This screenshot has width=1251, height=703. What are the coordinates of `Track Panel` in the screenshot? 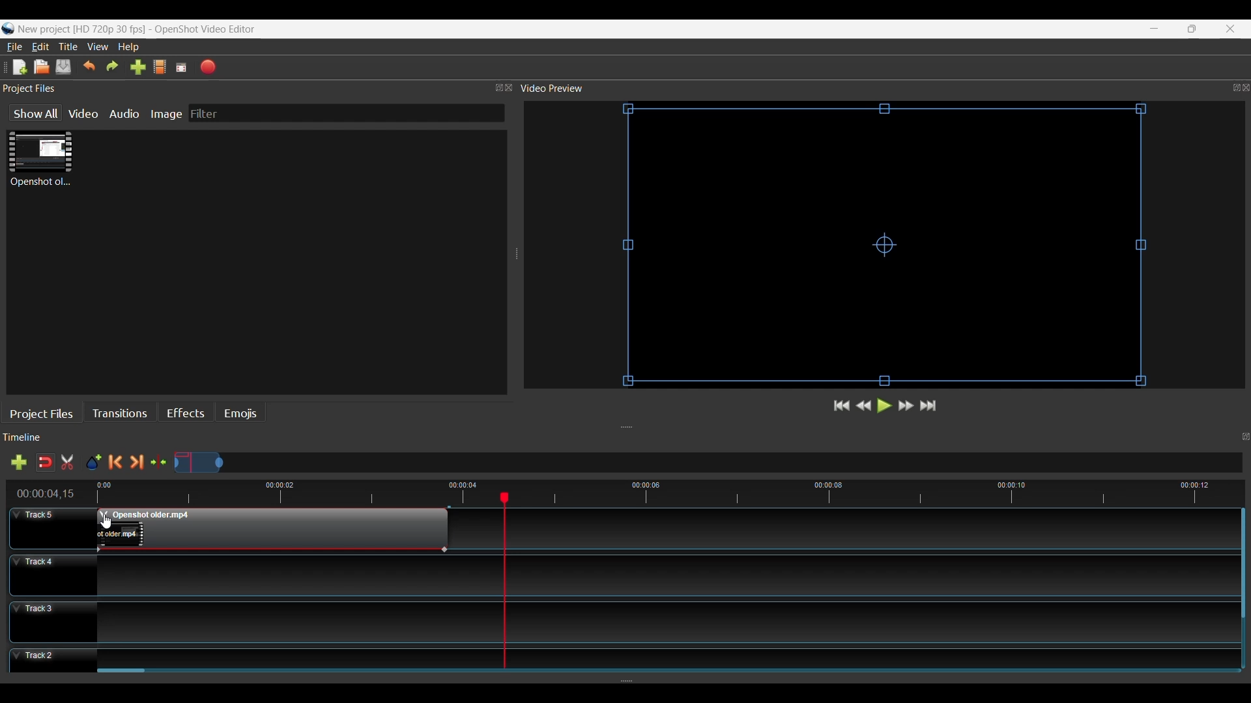 It's located at (662, 656).